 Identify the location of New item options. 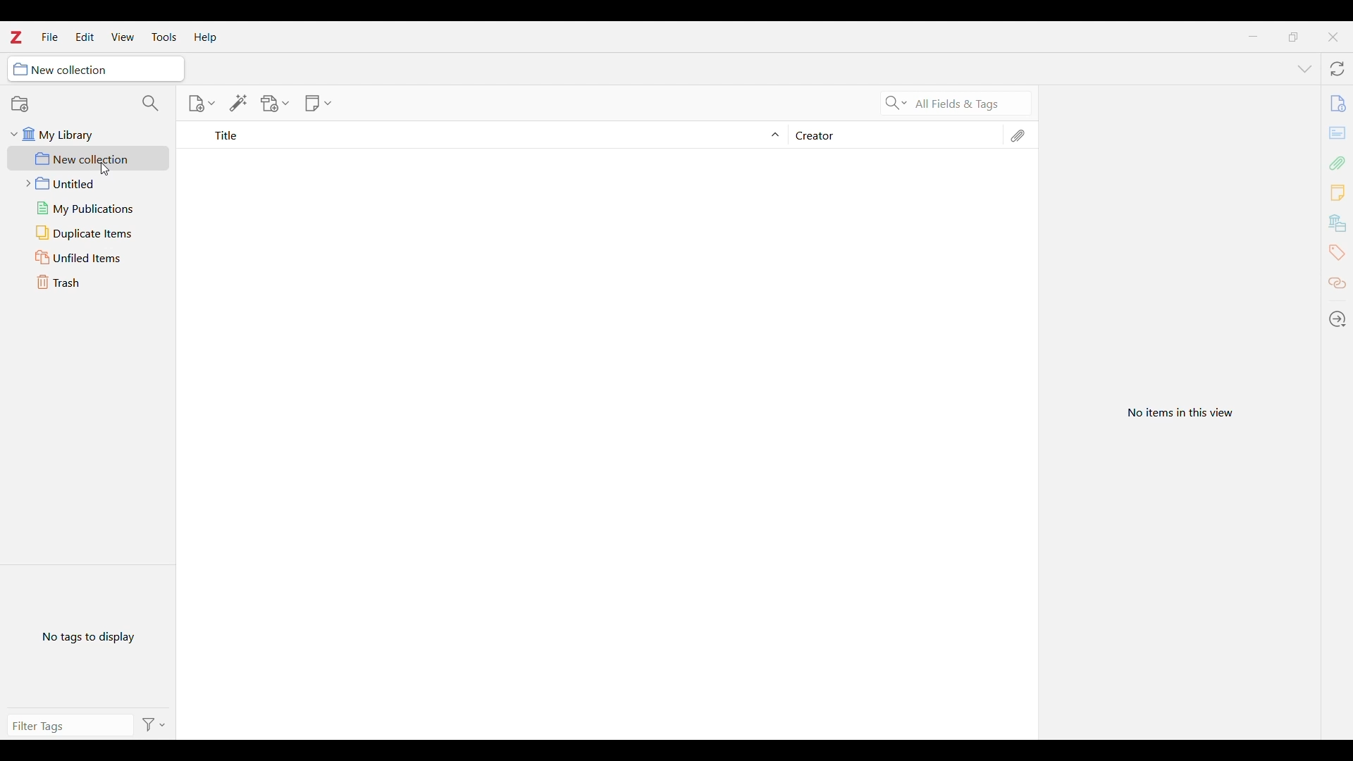
(201, 104).